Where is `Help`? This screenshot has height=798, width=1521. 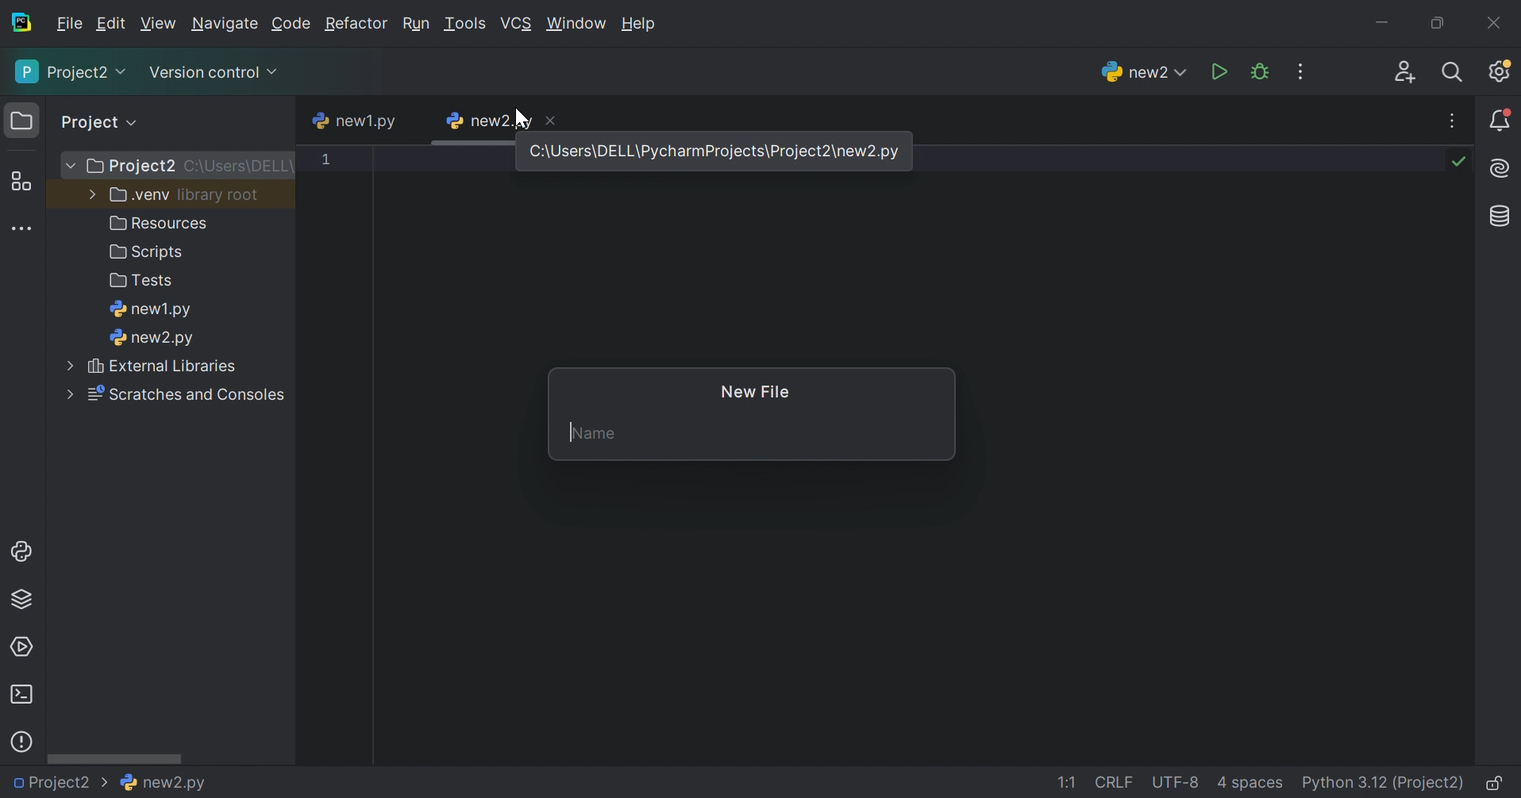
Help is located at coordinates (641, 25).